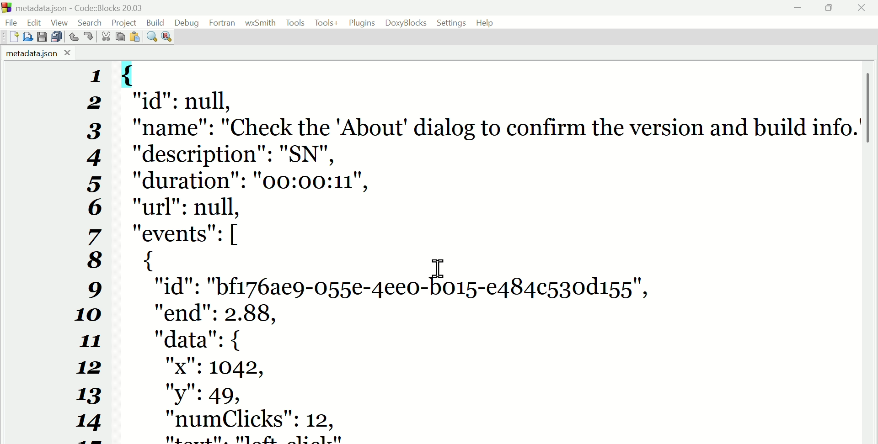  Describe the element at coordinates (406, 22) in the screenshot. I see `Doxyblocks` at that location.